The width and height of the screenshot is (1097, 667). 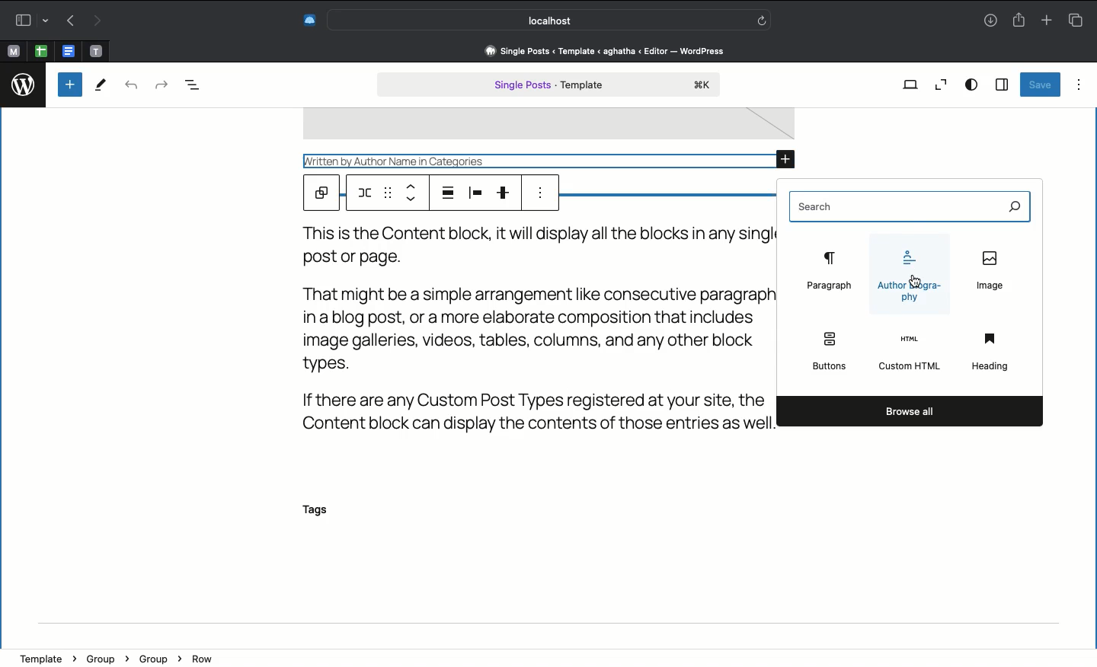 I want to click on Custom html, so click(x=909, y=351).